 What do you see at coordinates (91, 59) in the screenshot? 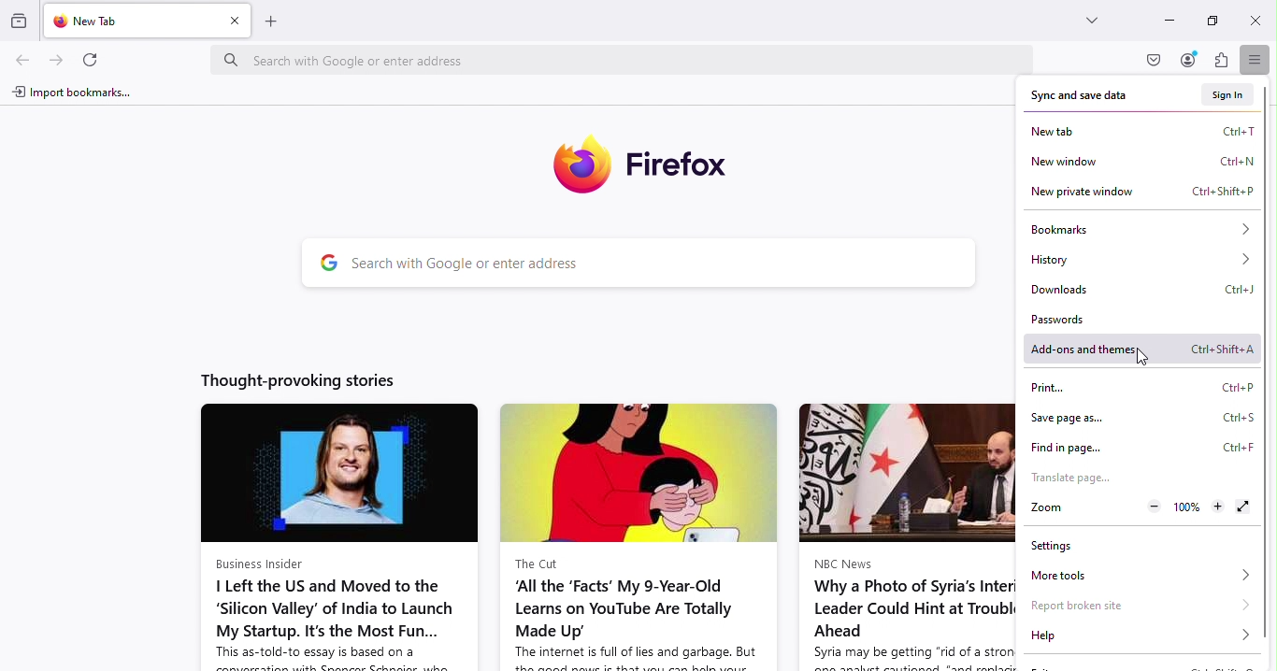
I see `Reload current page` at bounding box center [91, 59].